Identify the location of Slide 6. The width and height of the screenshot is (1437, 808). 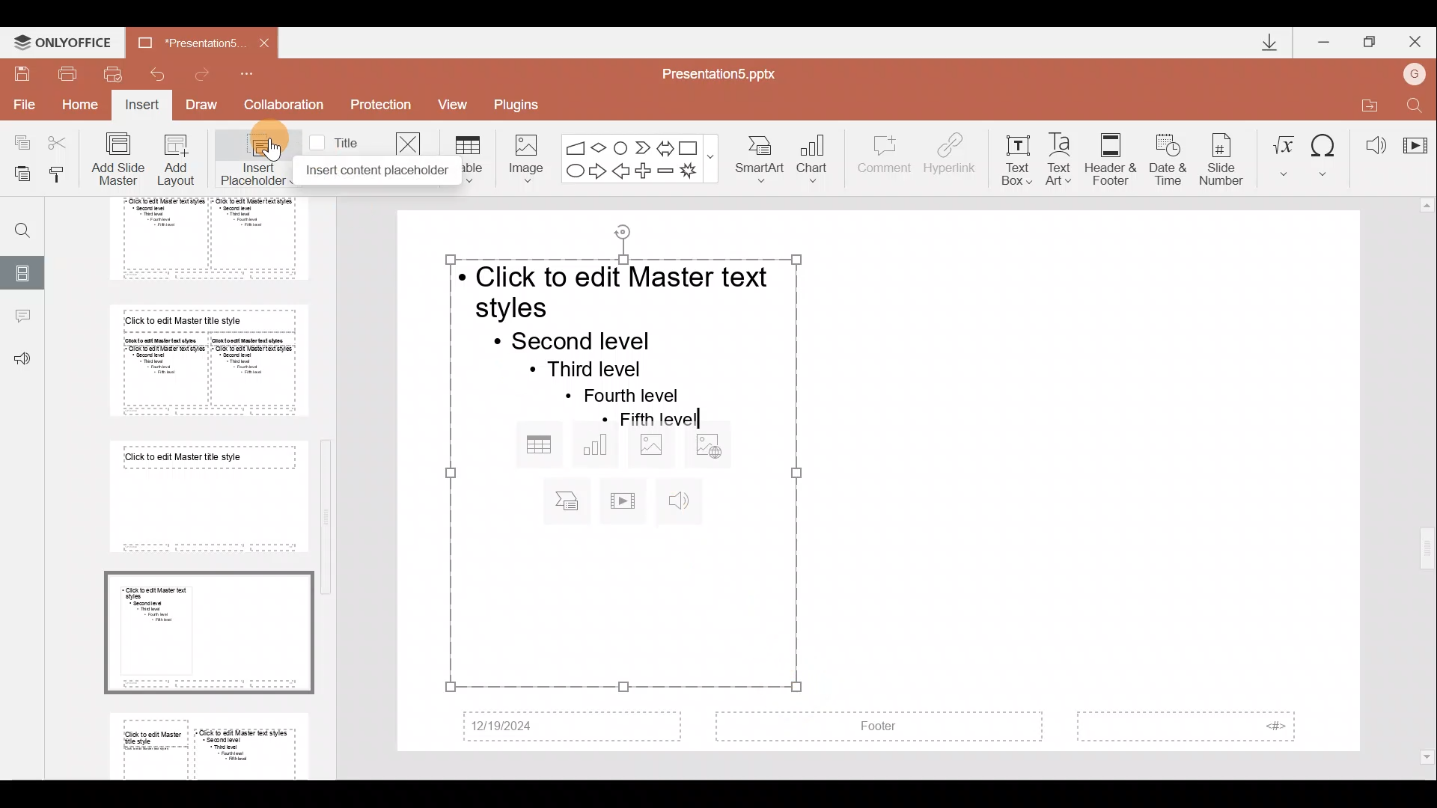
(204, 360).